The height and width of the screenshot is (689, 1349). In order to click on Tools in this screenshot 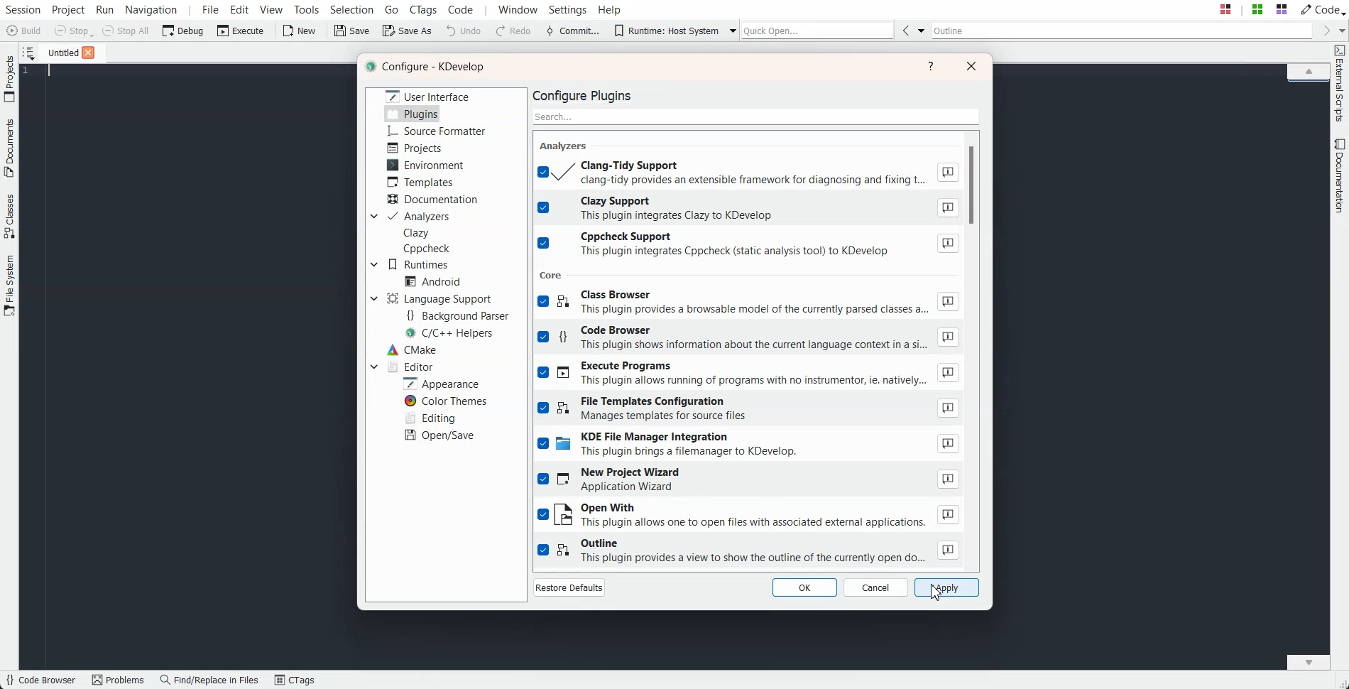, I will do `click(307, 9)`.